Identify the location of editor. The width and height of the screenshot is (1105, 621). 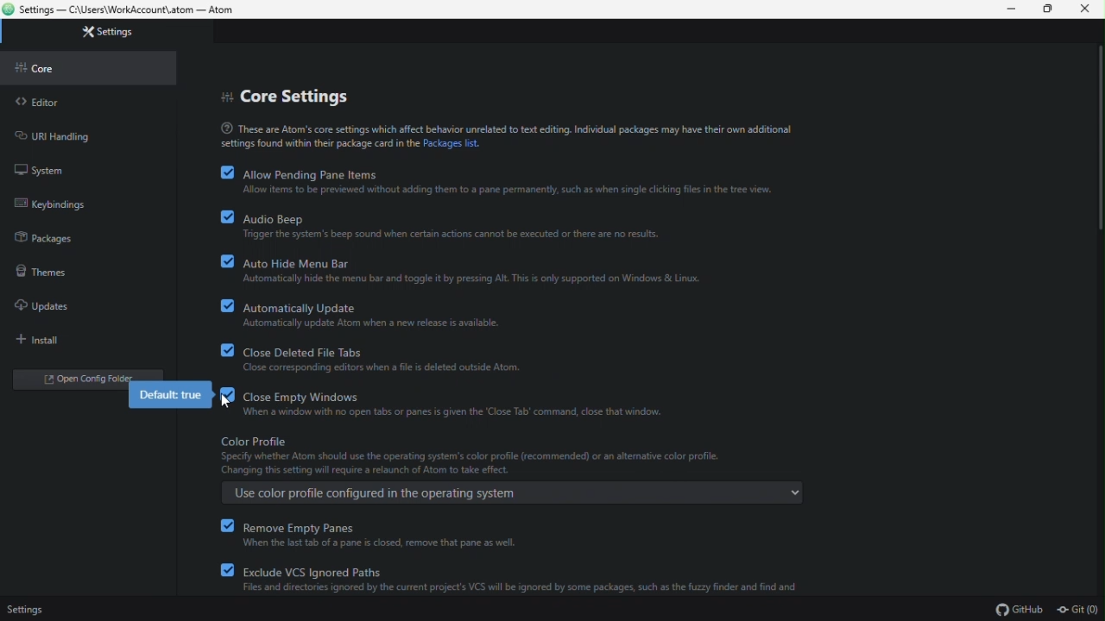
(41, 102).